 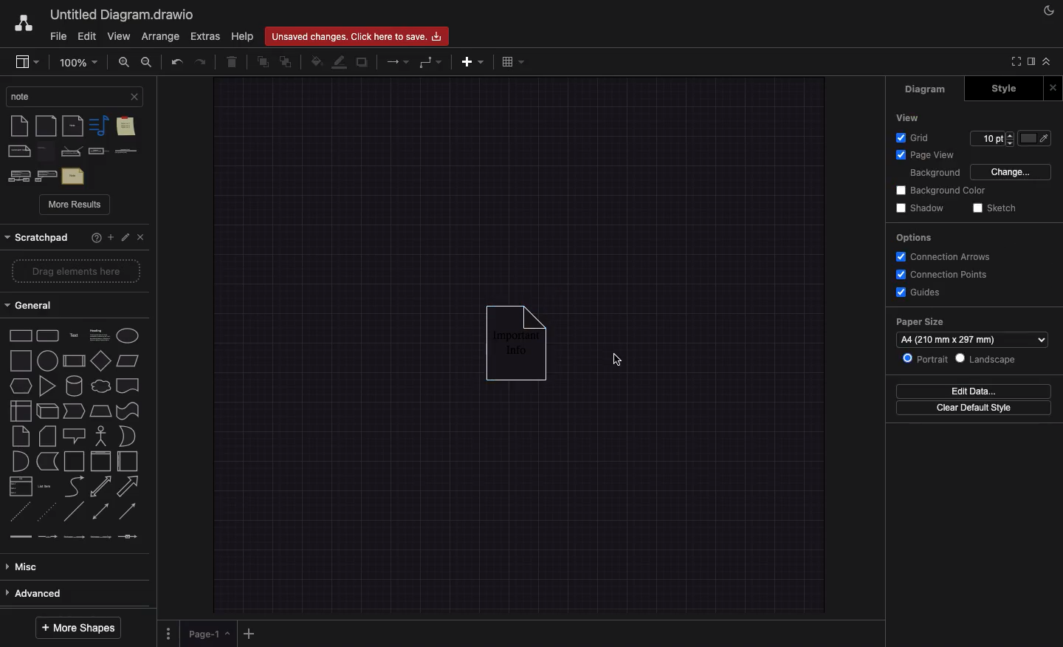 I want to click on connector with label, so click(x=48, y=541).